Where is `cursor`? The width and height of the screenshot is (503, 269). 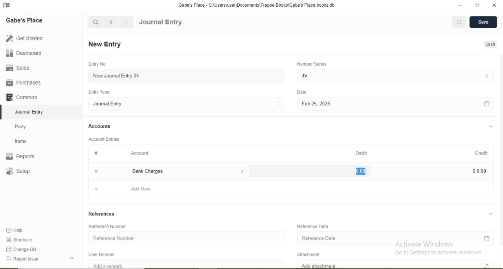
cursor is located at coordinates (360, 172).